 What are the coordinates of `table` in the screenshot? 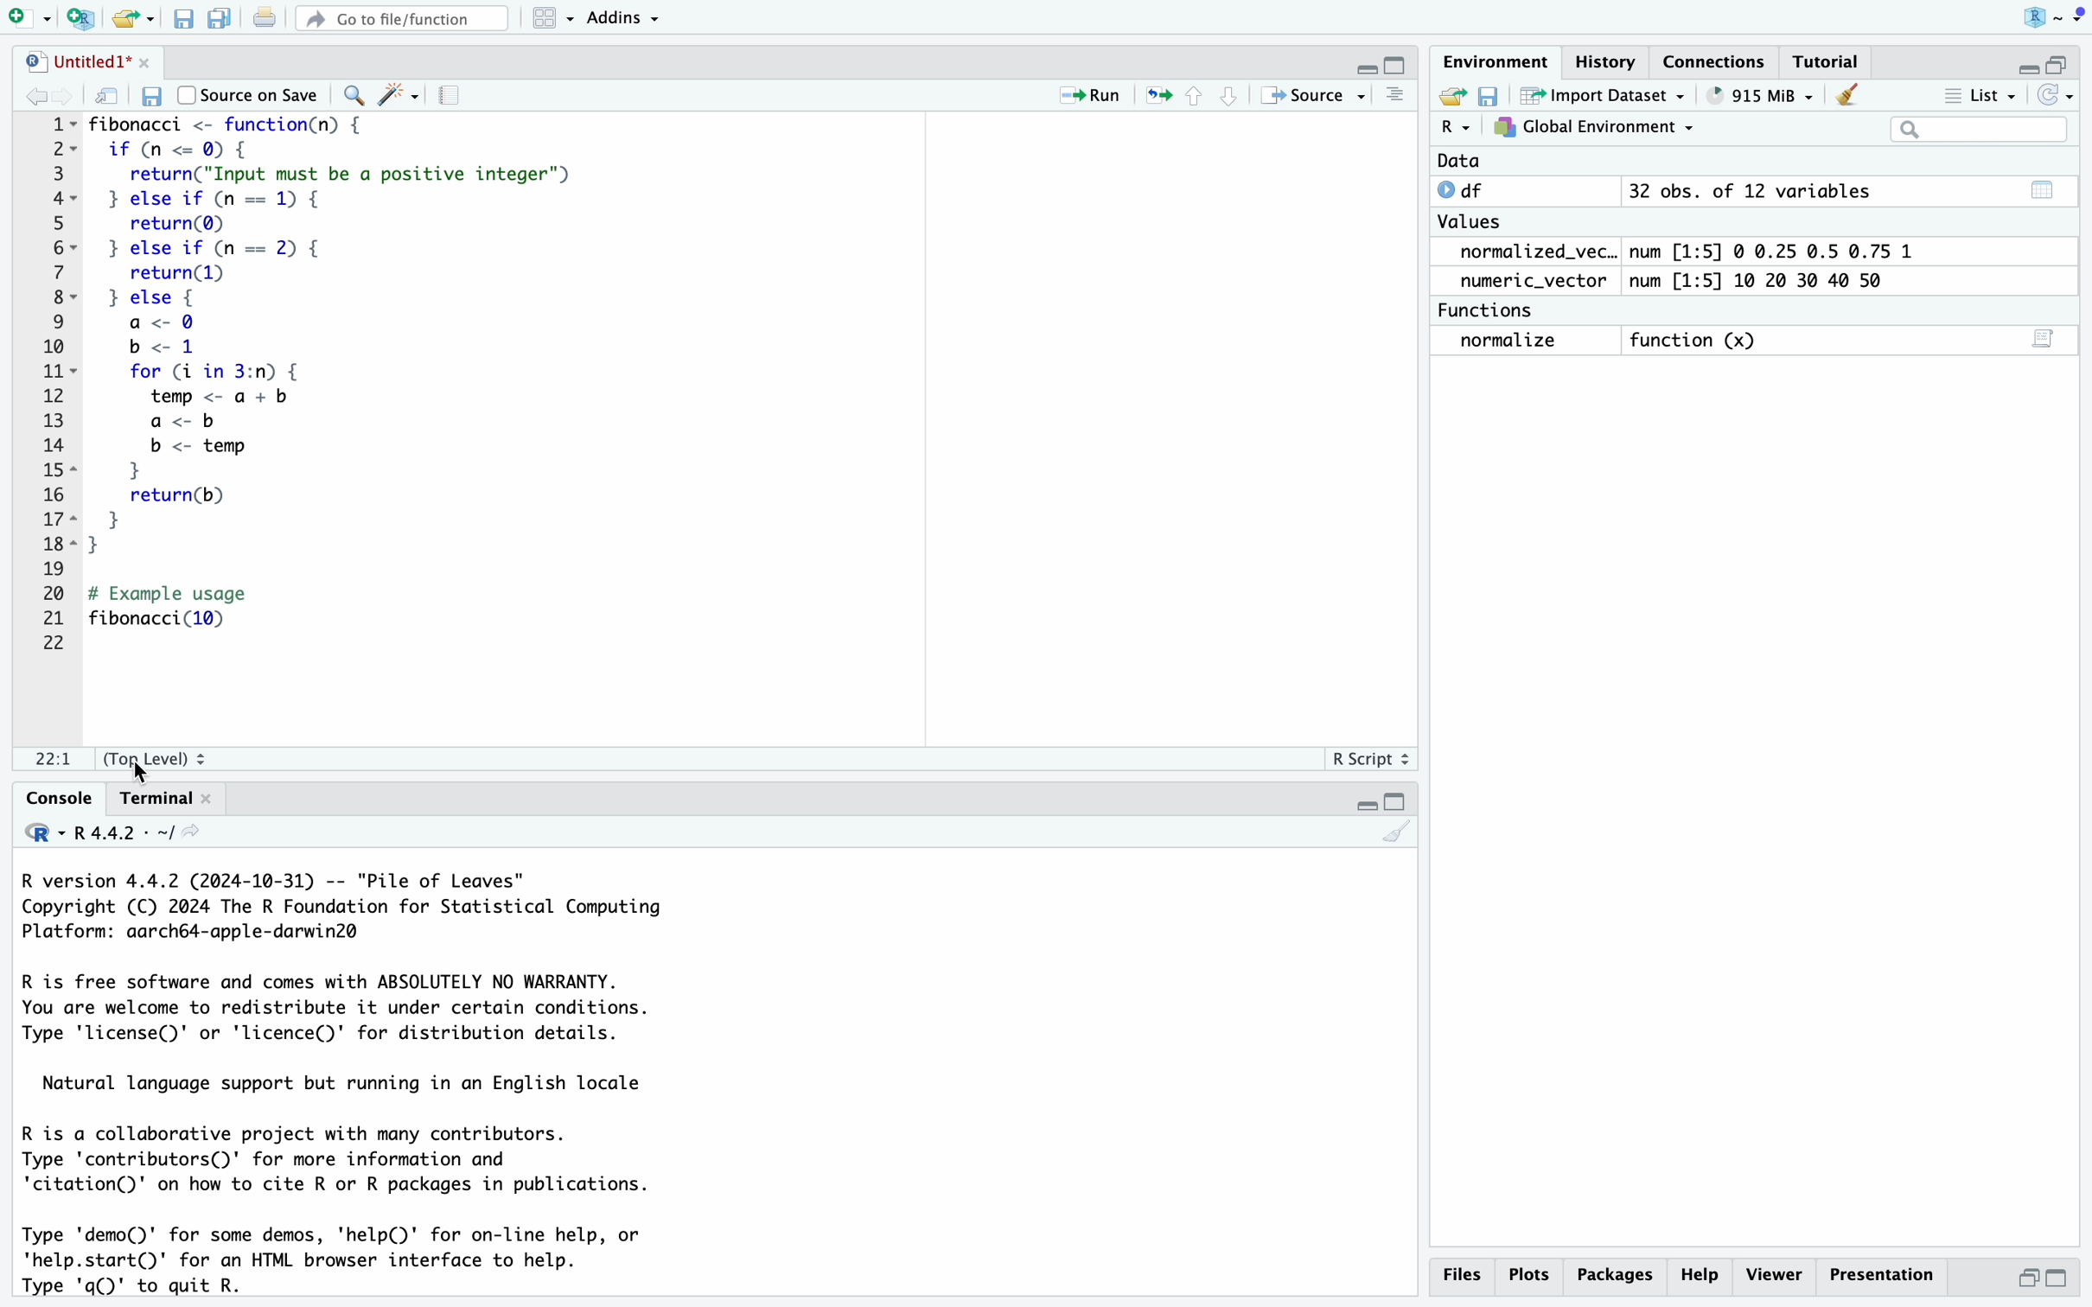 It's located at (2047, 188).